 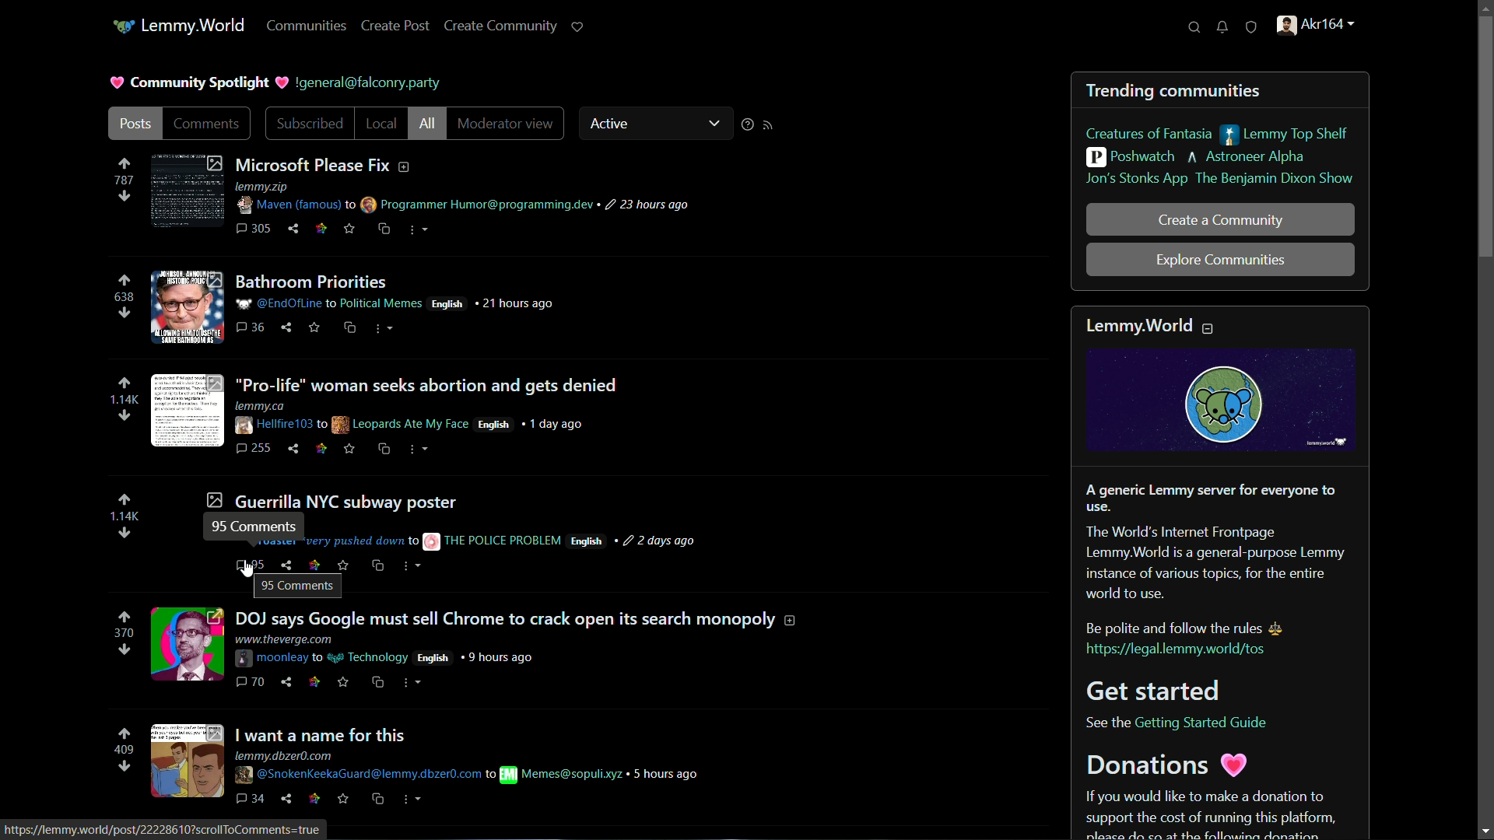 I want to click on , so click(x=503, y=541).